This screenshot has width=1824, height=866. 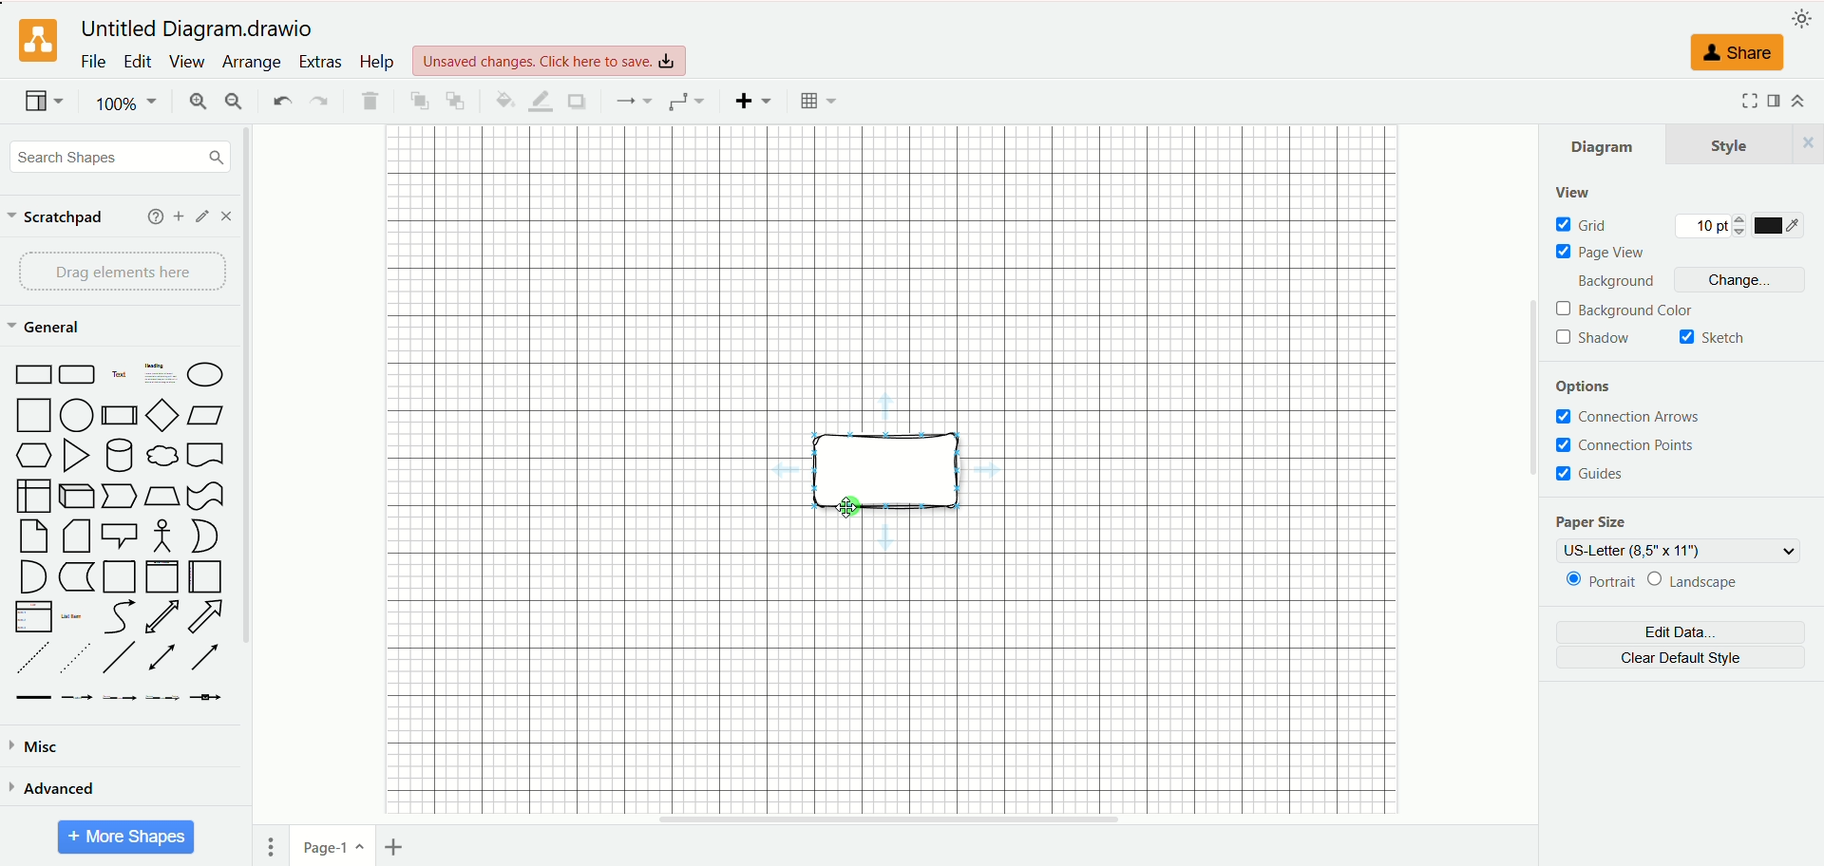 I want to click on 100%, so click(x=128, y=104).